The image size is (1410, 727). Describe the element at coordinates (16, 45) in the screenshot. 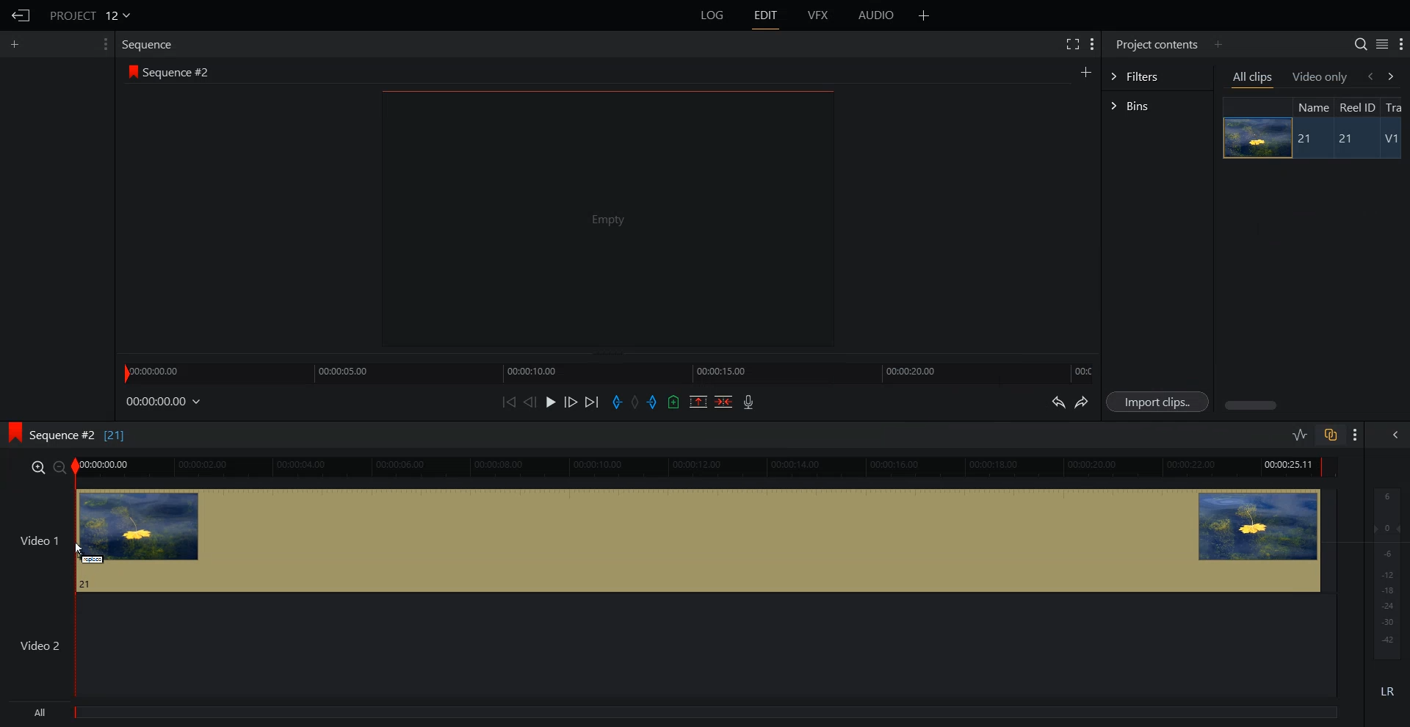

I see `Add Panel` at that location.